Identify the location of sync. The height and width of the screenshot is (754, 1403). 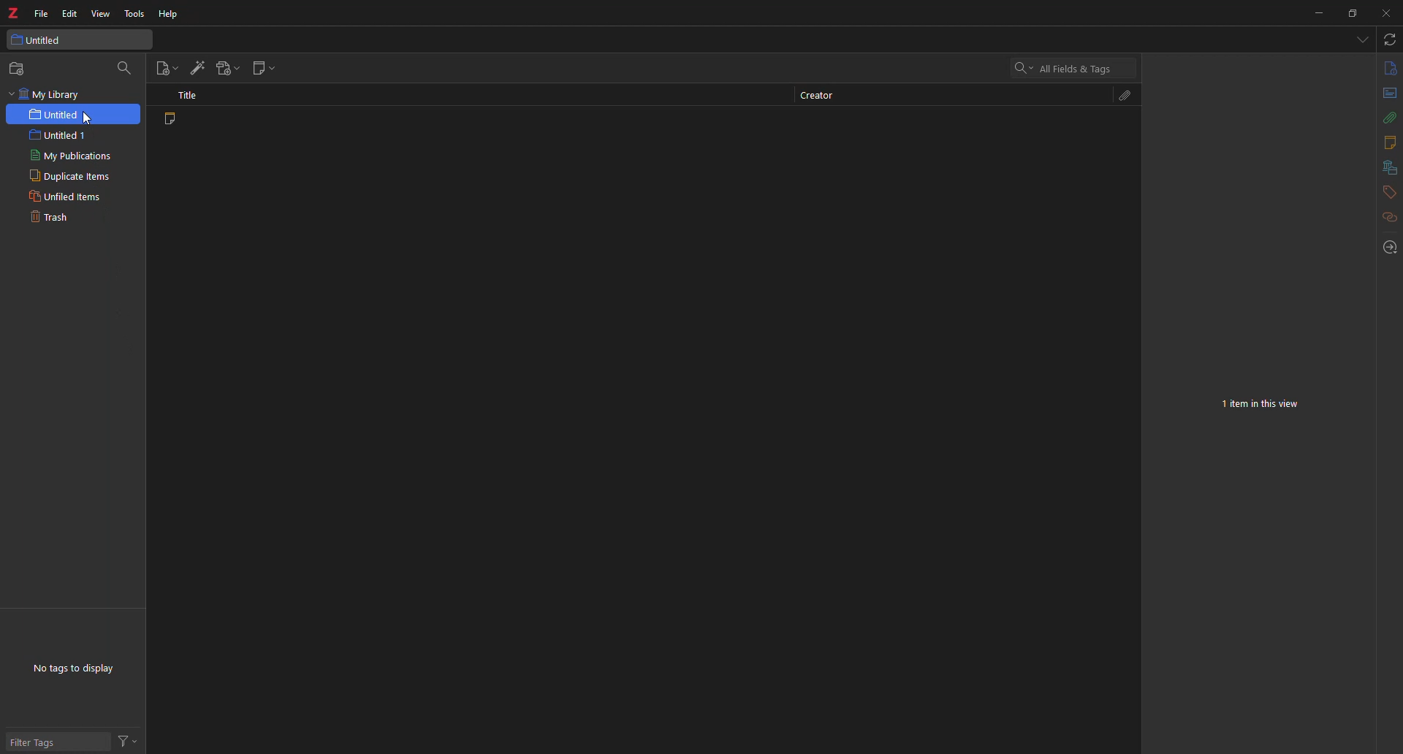
(1388, 39).